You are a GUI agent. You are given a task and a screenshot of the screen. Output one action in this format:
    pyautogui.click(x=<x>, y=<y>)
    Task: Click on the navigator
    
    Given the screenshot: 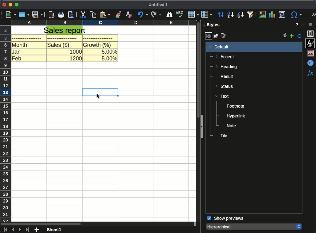 What is the action you would take?
    pyautogui.click(x=311, y=63)
    